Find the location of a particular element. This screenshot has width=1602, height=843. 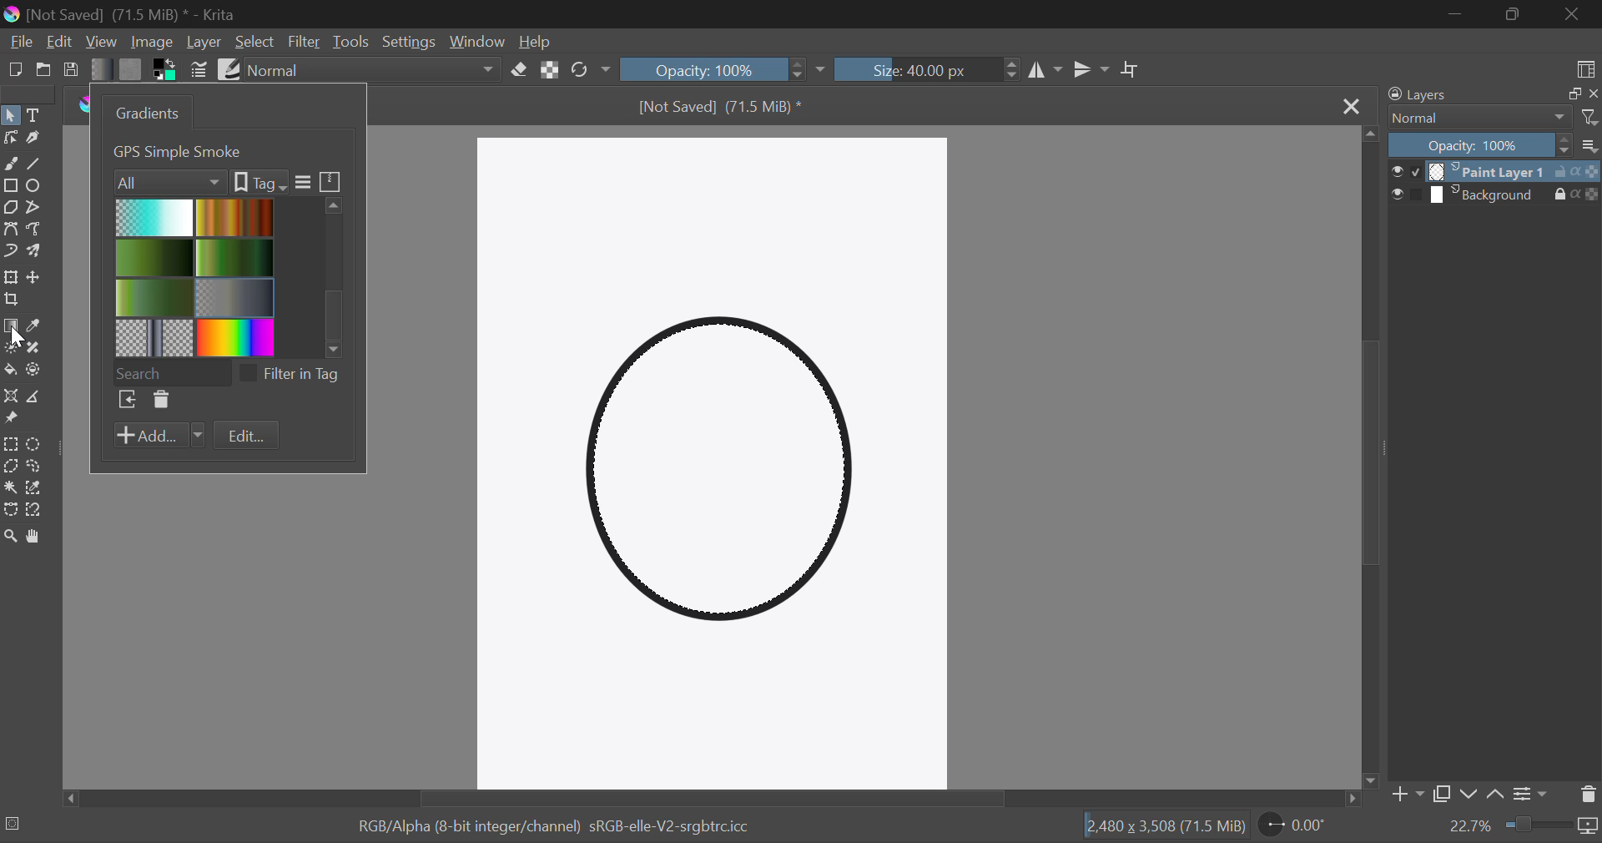

Pattern is located at coordinates (155, 336).